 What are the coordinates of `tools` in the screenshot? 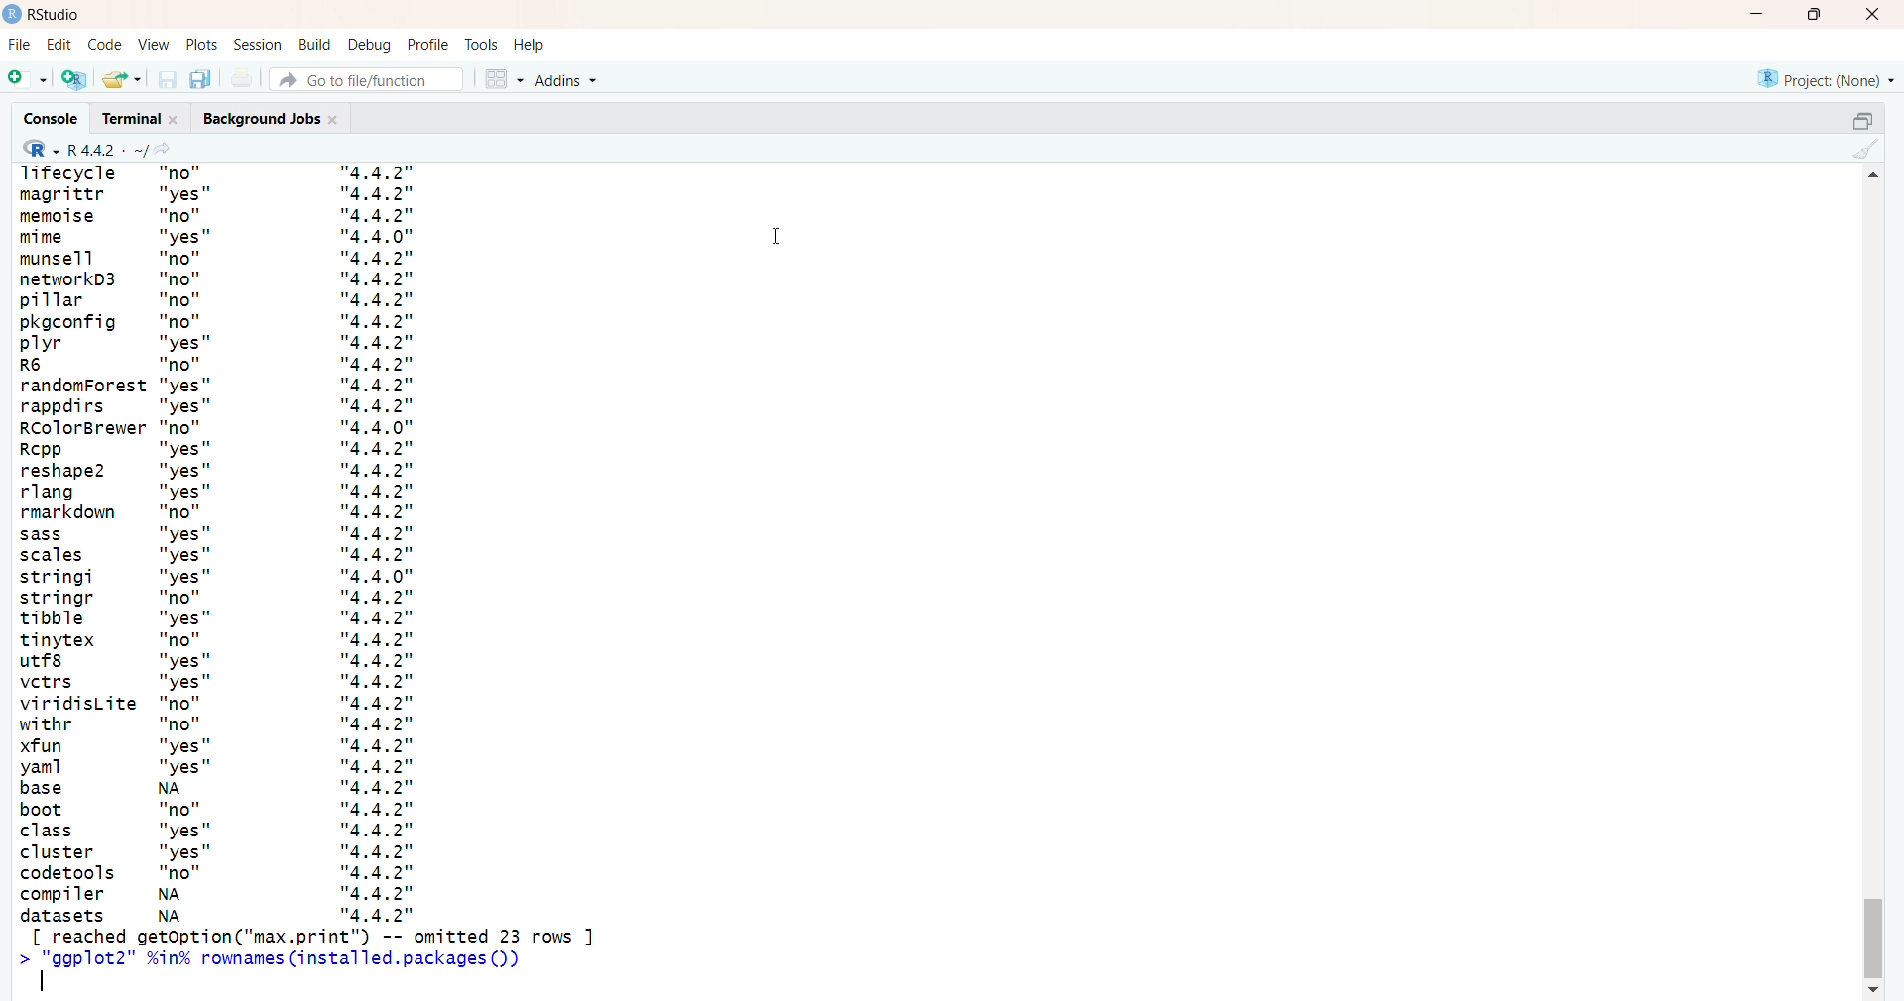 It's located at (481, 45).